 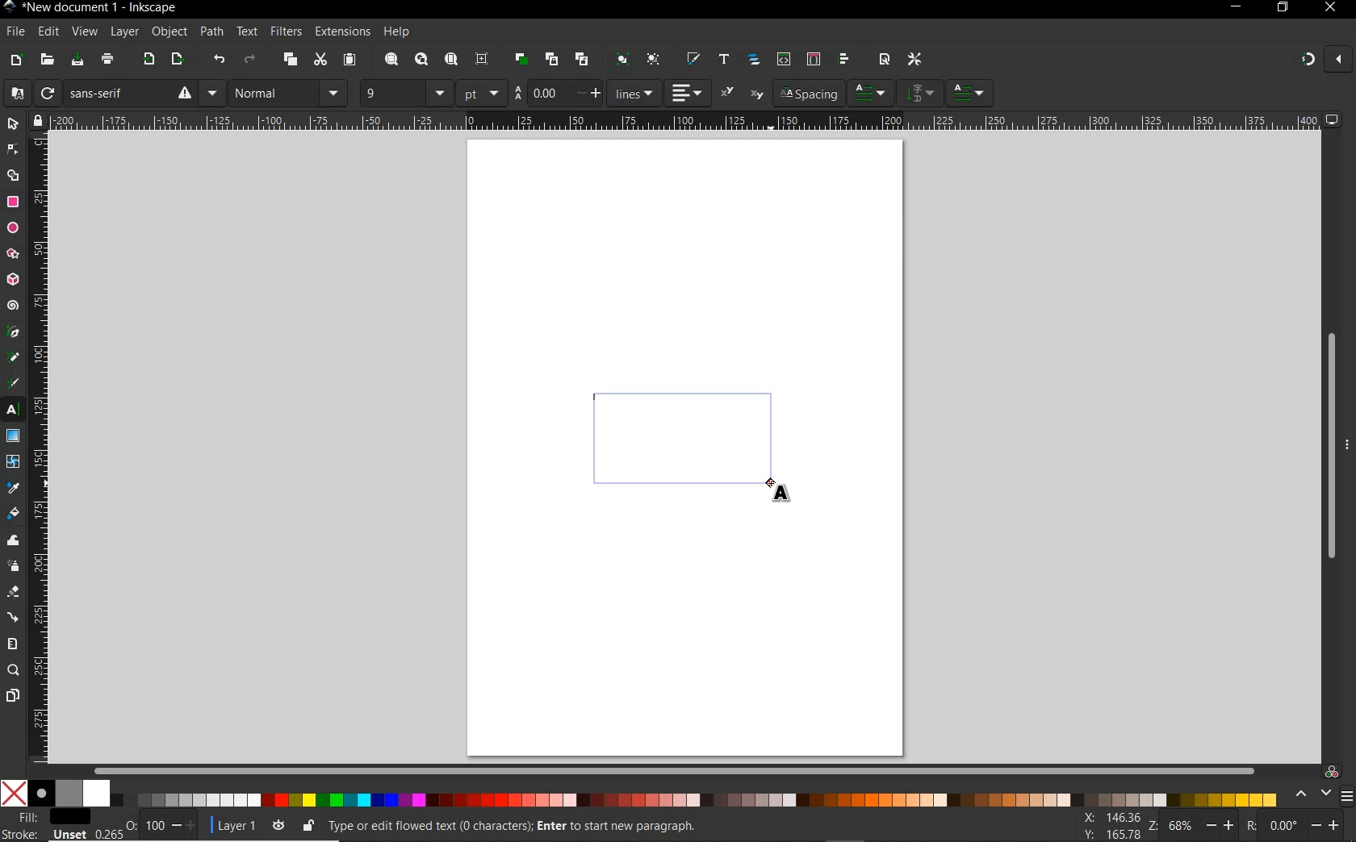 I want to click on superscript, so click(x=728, y=92).